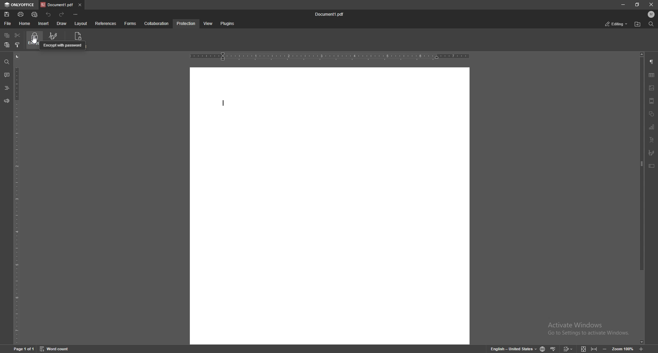  Describe the element at coordinates (617, 24) in the screenshot. I see `status` at that location.